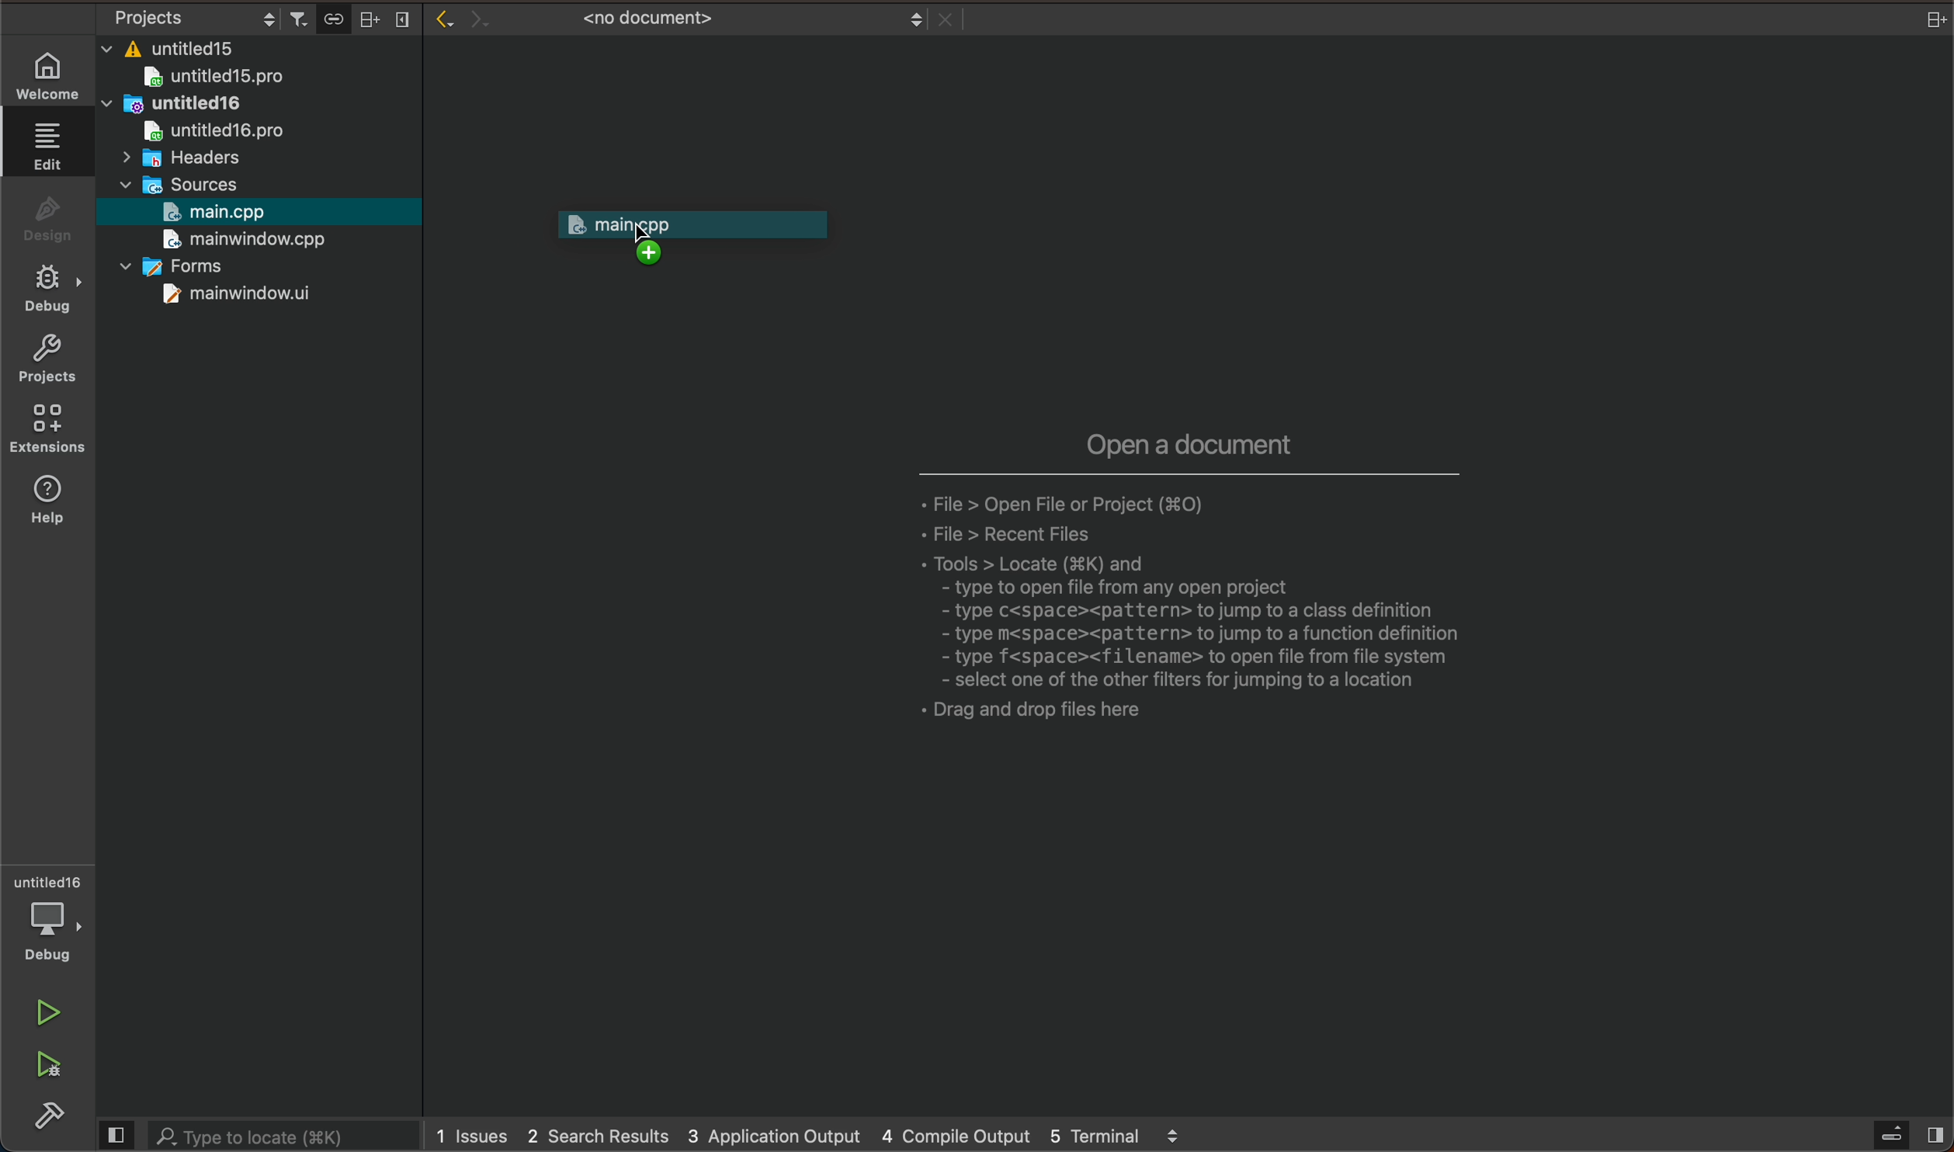  Describe the element at coordinates (598, 1136) in the screenshot. I see `2 search results` at that location.